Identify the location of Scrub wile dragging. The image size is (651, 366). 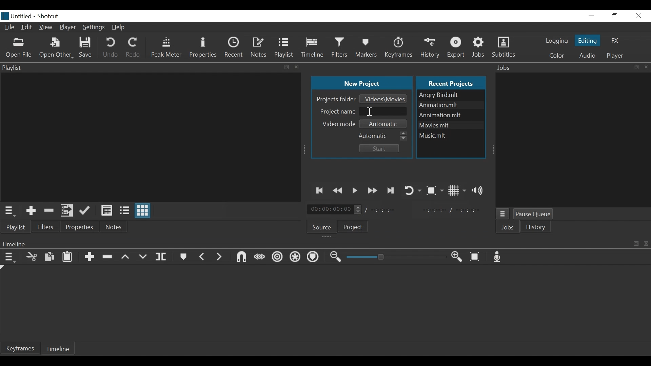
(259, 257).